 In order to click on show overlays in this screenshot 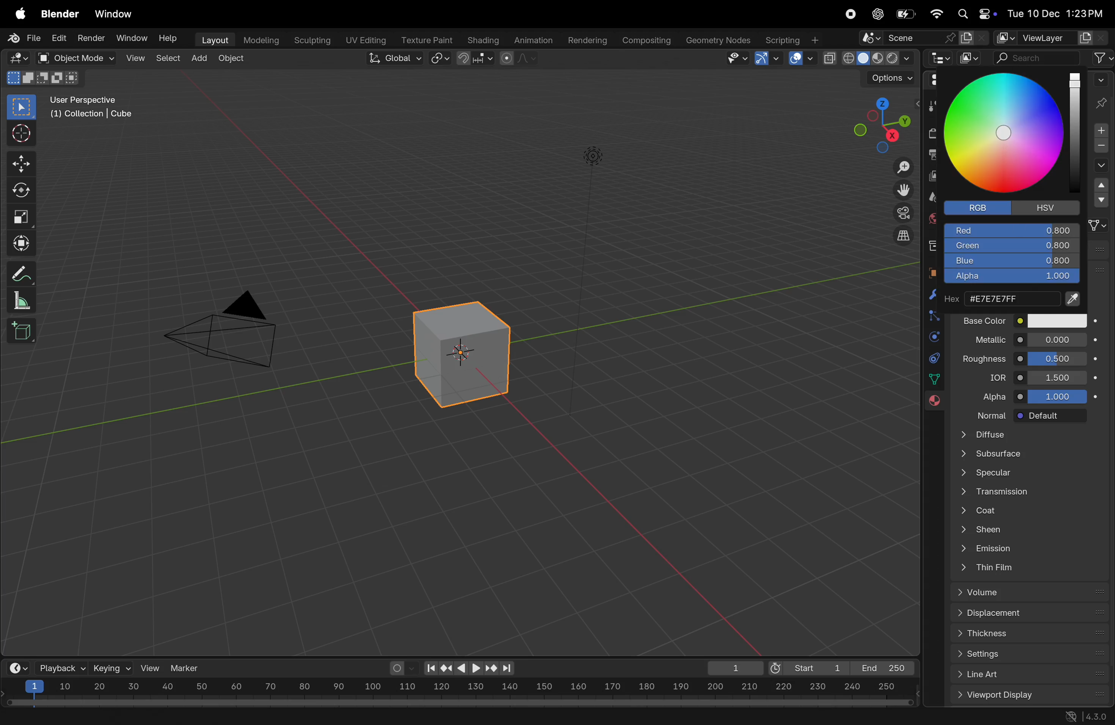, I will do `click(800, 59)`.